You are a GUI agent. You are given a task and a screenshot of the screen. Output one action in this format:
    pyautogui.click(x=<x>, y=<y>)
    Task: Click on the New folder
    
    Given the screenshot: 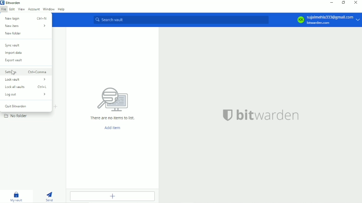 What is the action you would take?
    pyautogui.click(x=13, y=33)
    